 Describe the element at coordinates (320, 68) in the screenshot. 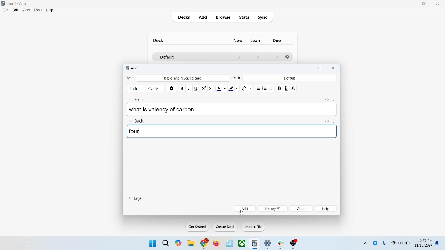

I see `maximize` at that location.